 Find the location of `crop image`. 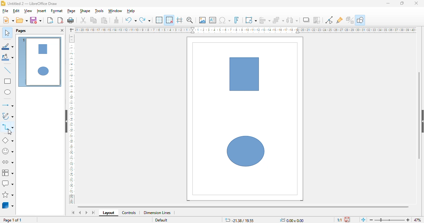

crop image is located at coordinates (317, 20).